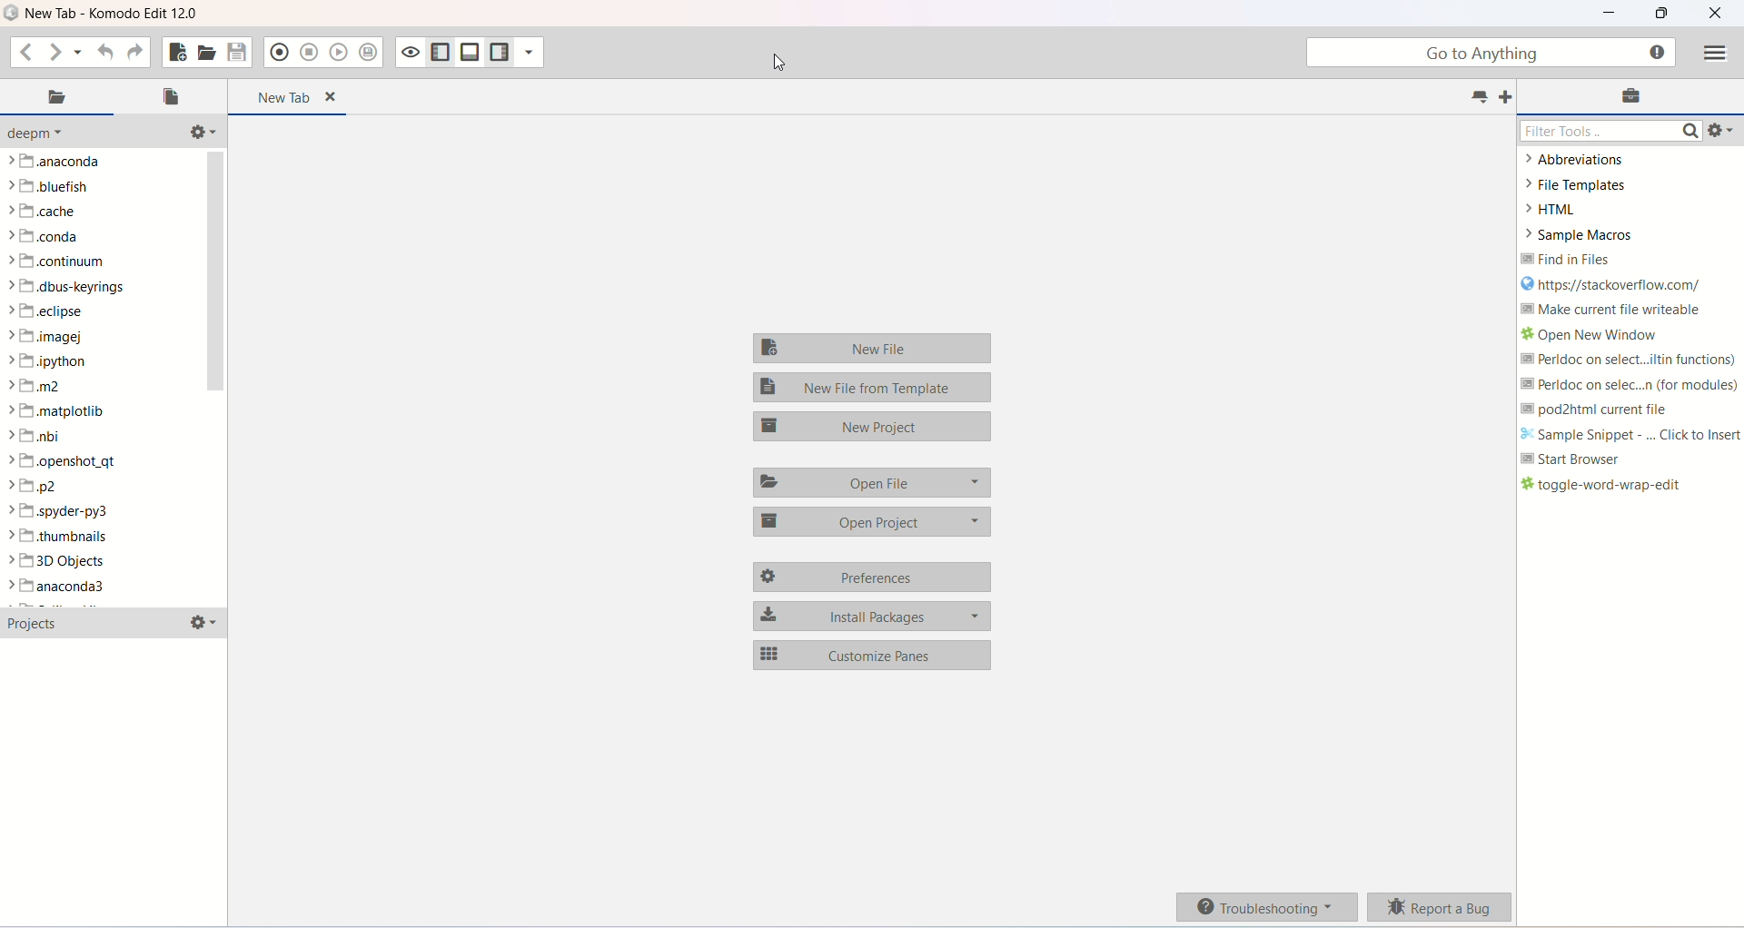  What do you see at coordinates (37, 385) in the screenshot?
I see `m2` at bounding box center [37, 385].